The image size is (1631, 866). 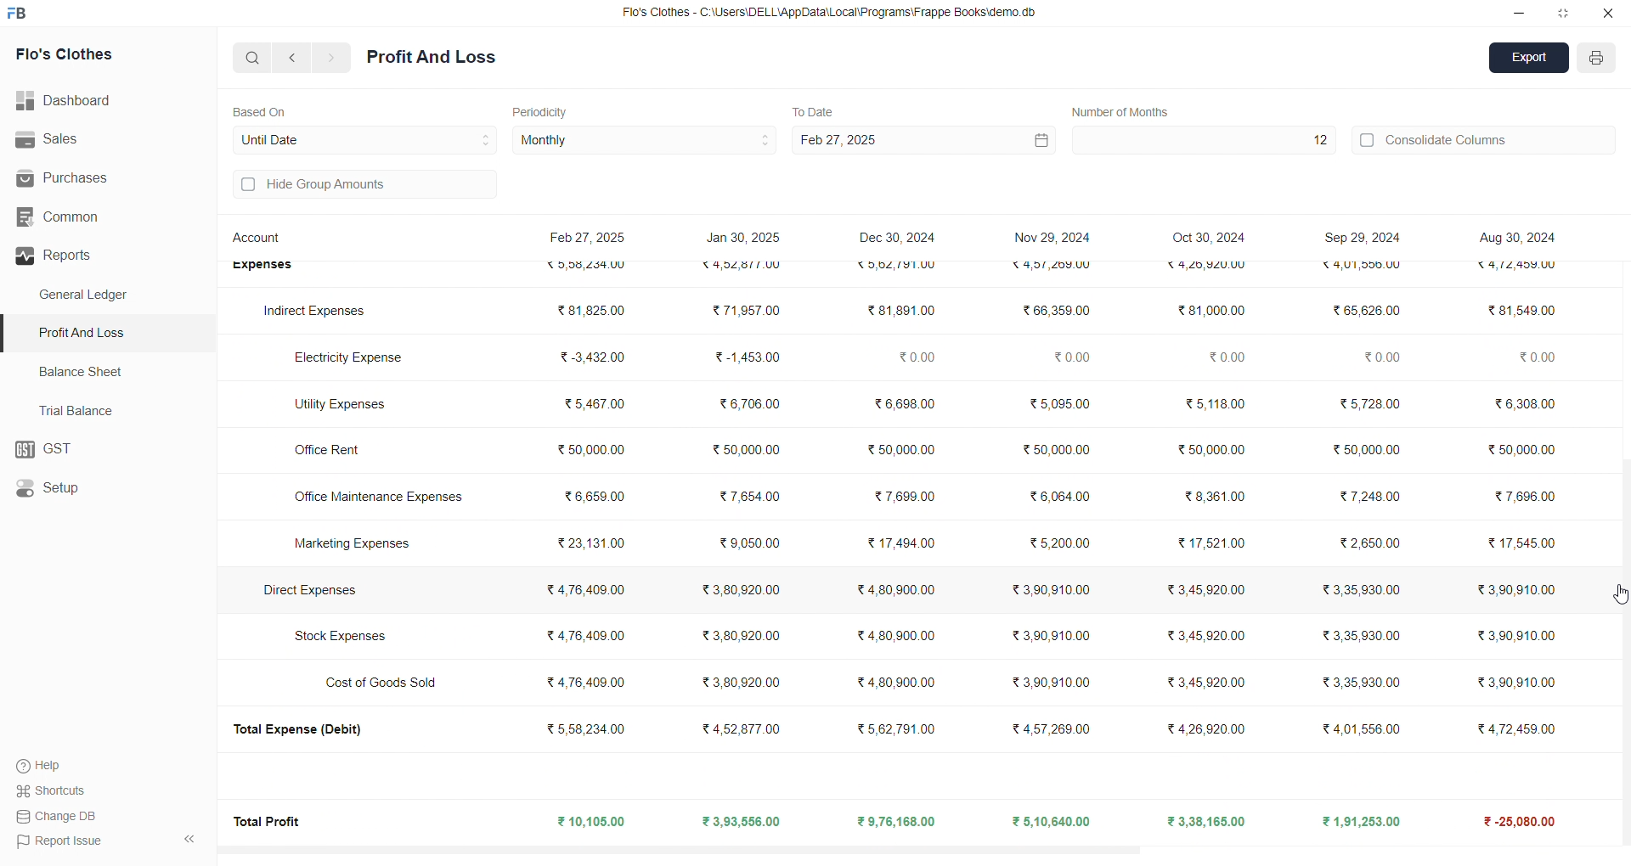 I want to click on Trial Balance, so click(x=82, y=410).